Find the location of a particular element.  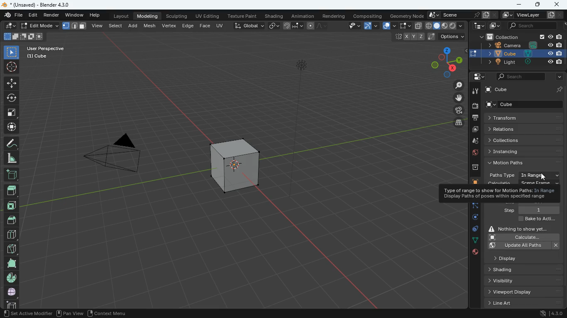

move is located at coordinates (10, 127).